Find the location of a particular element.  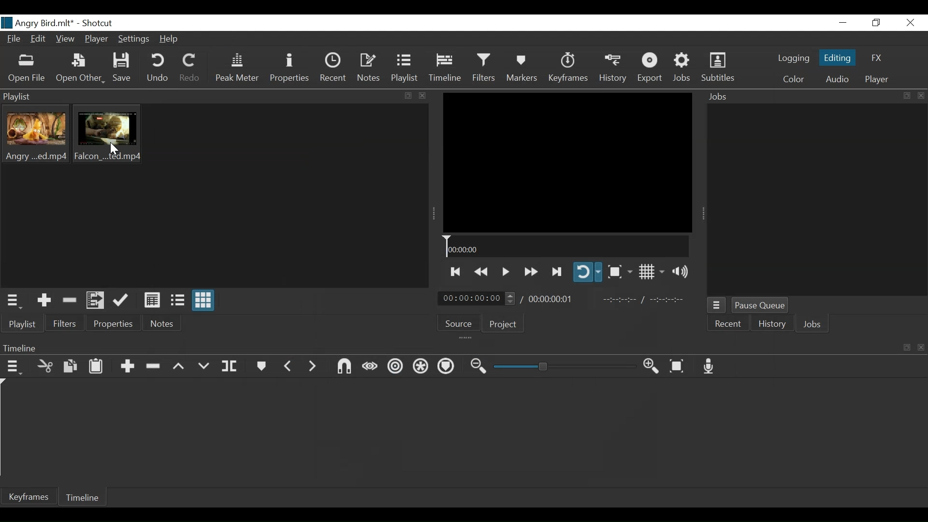

File Name is located at coordinates (15, 40).